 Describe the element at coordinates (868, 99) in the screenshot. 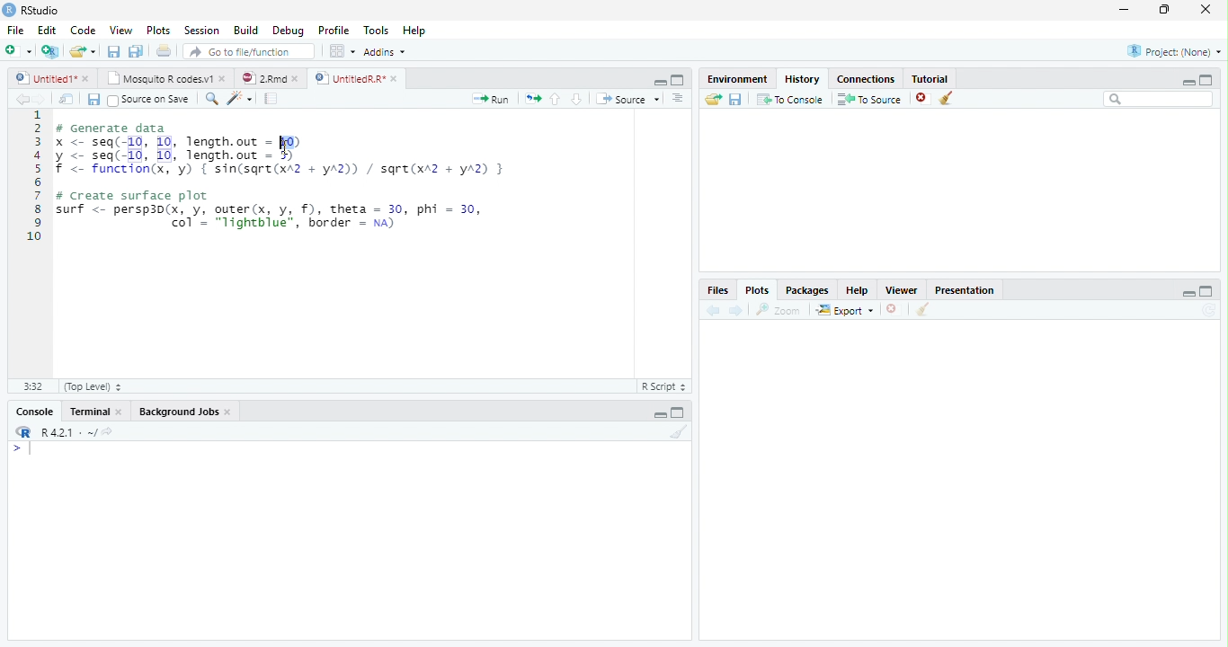

I see `To Source` at that location.